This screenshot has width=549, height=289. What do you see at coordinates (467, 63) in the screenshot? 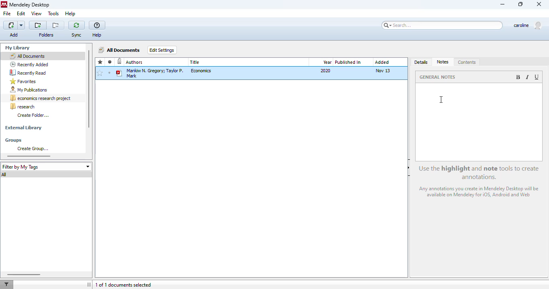
I see `contents` at bounding box center [467, 63].